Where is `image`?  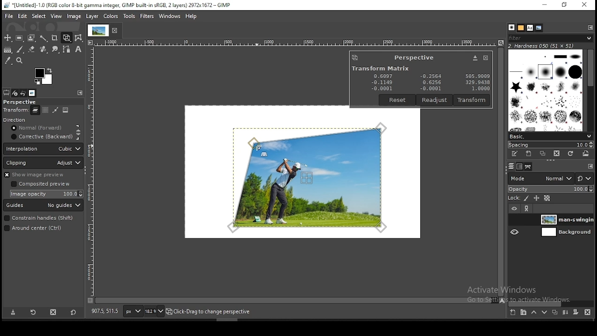 image is located at coordinates (310, 176).